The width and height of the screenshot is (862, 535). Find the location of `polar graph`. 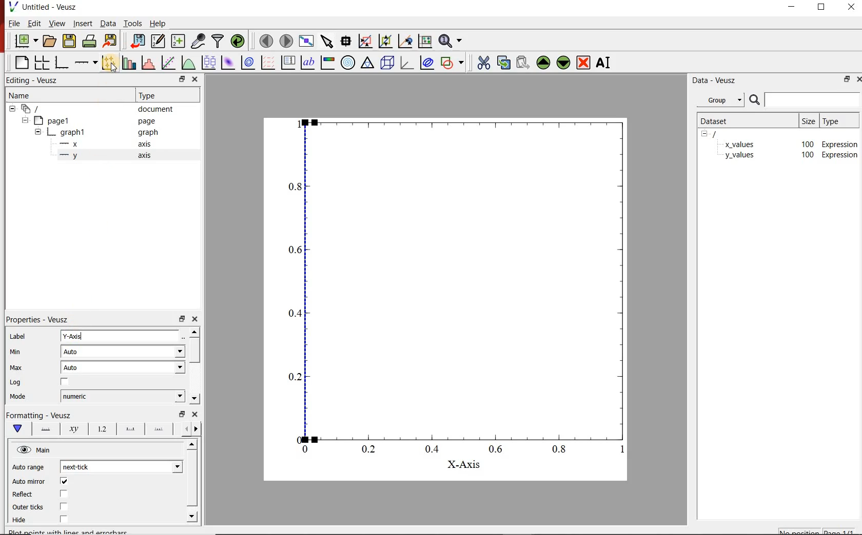

polar graph is located at coordinates (348, 64).